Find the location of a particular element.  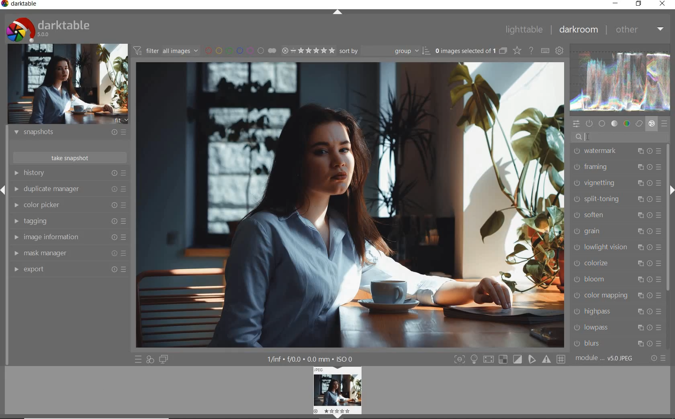

darkroom is located at coordinates (578, 30).